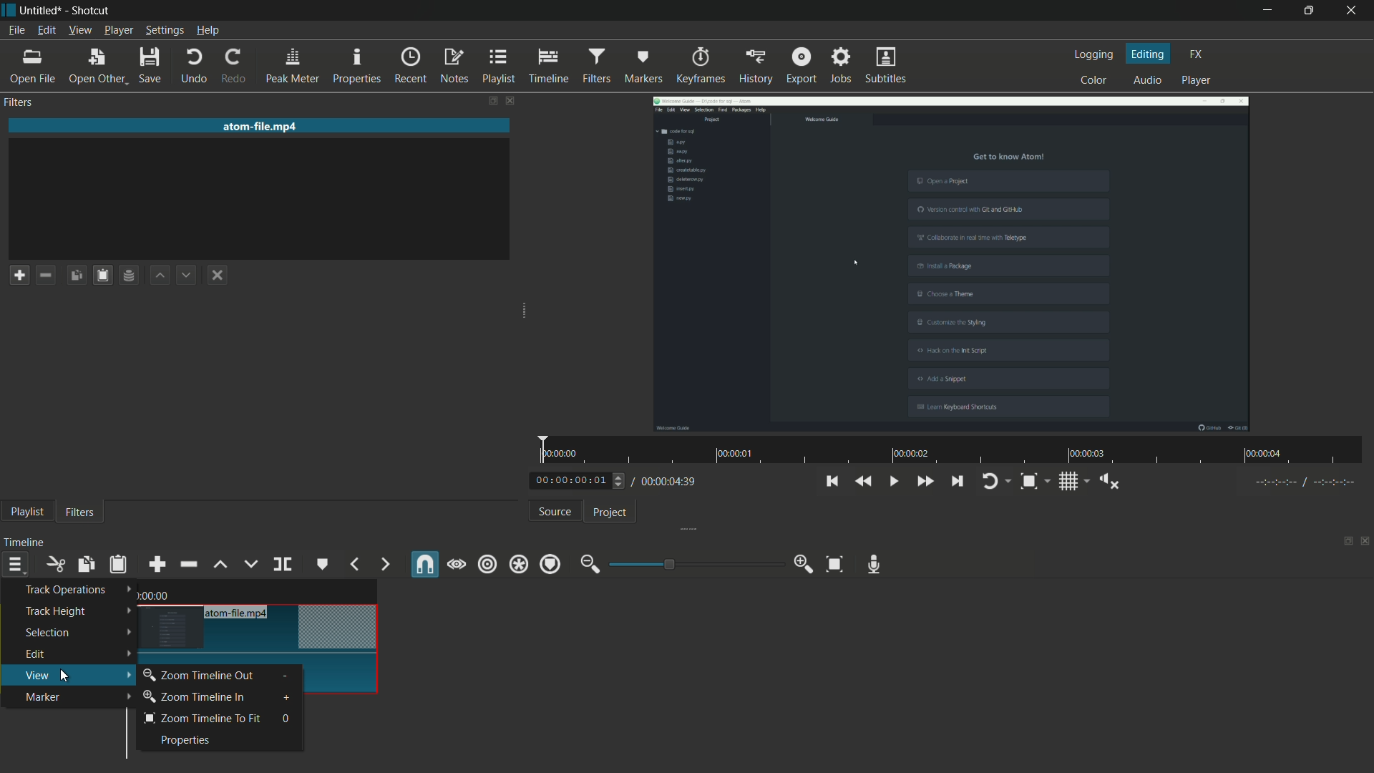 This screenshot has width=1374, height=773. Describe the element at coordinates (95, 67) in the screenshot. I see `open other` at that location.